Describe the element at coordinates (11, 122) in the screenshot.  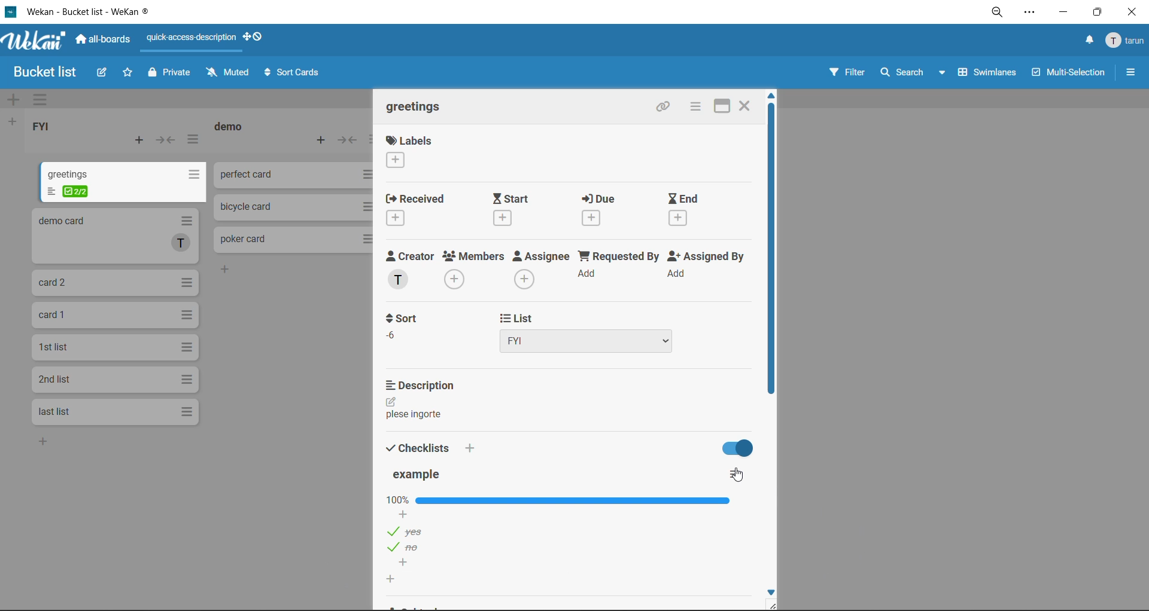
I see `add list` at that location.